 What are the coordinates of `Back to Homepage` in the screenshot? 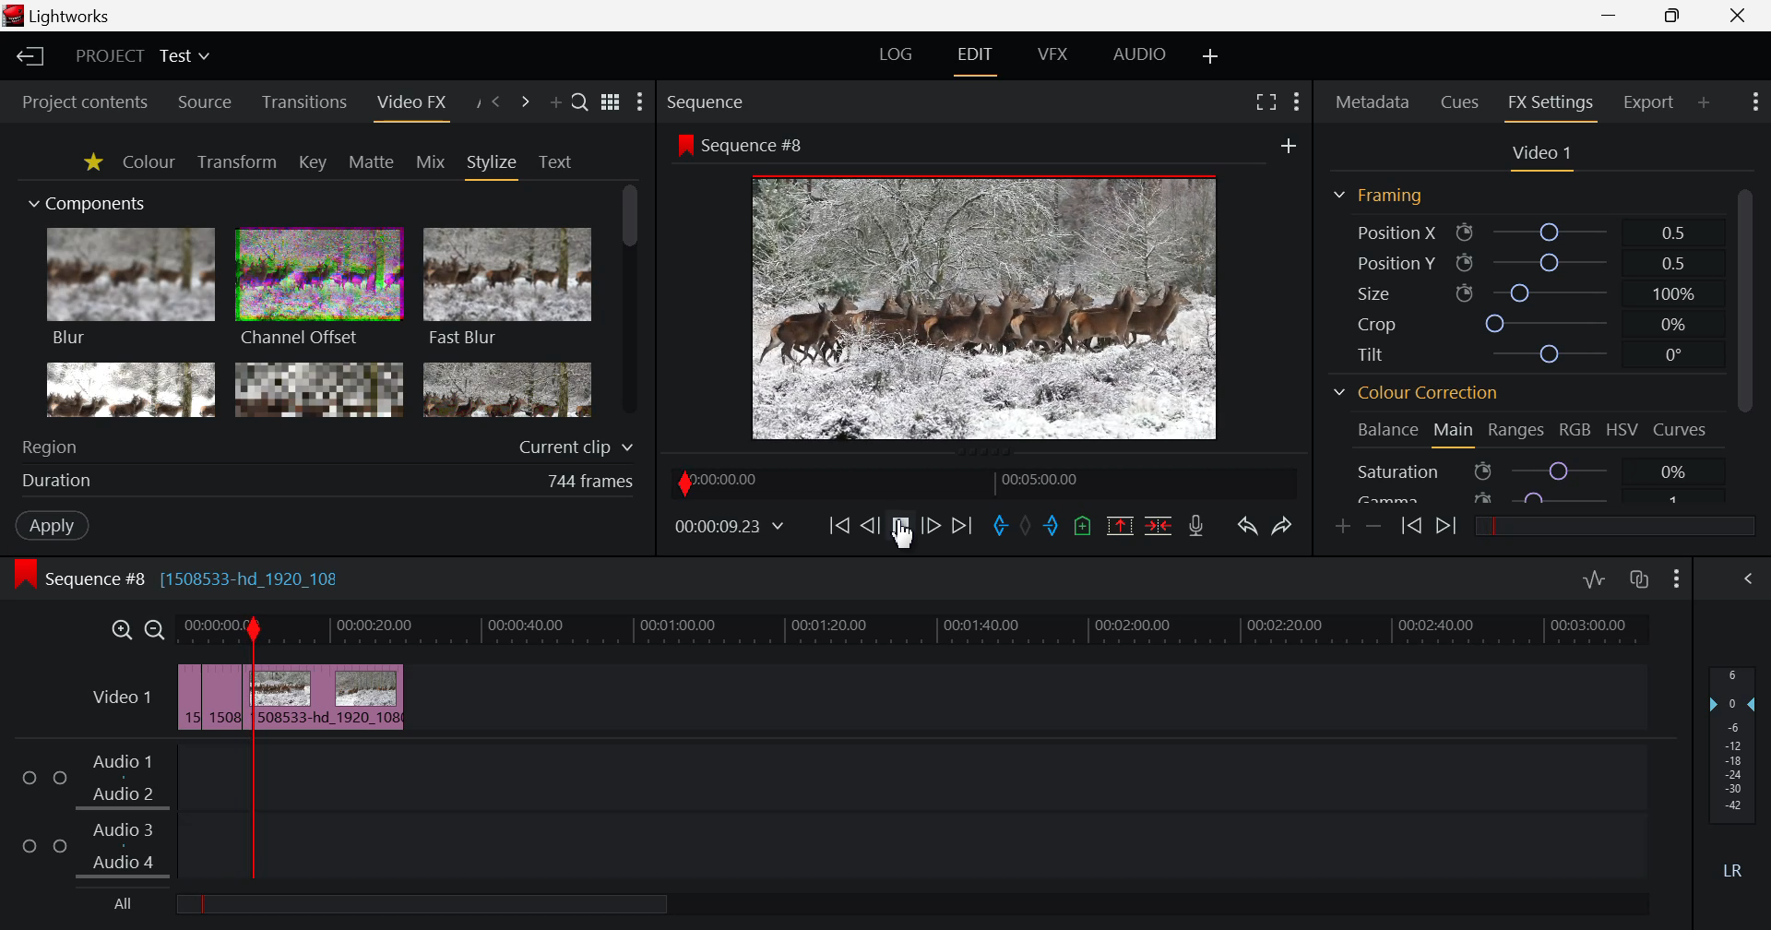 It's located at (30, 57).